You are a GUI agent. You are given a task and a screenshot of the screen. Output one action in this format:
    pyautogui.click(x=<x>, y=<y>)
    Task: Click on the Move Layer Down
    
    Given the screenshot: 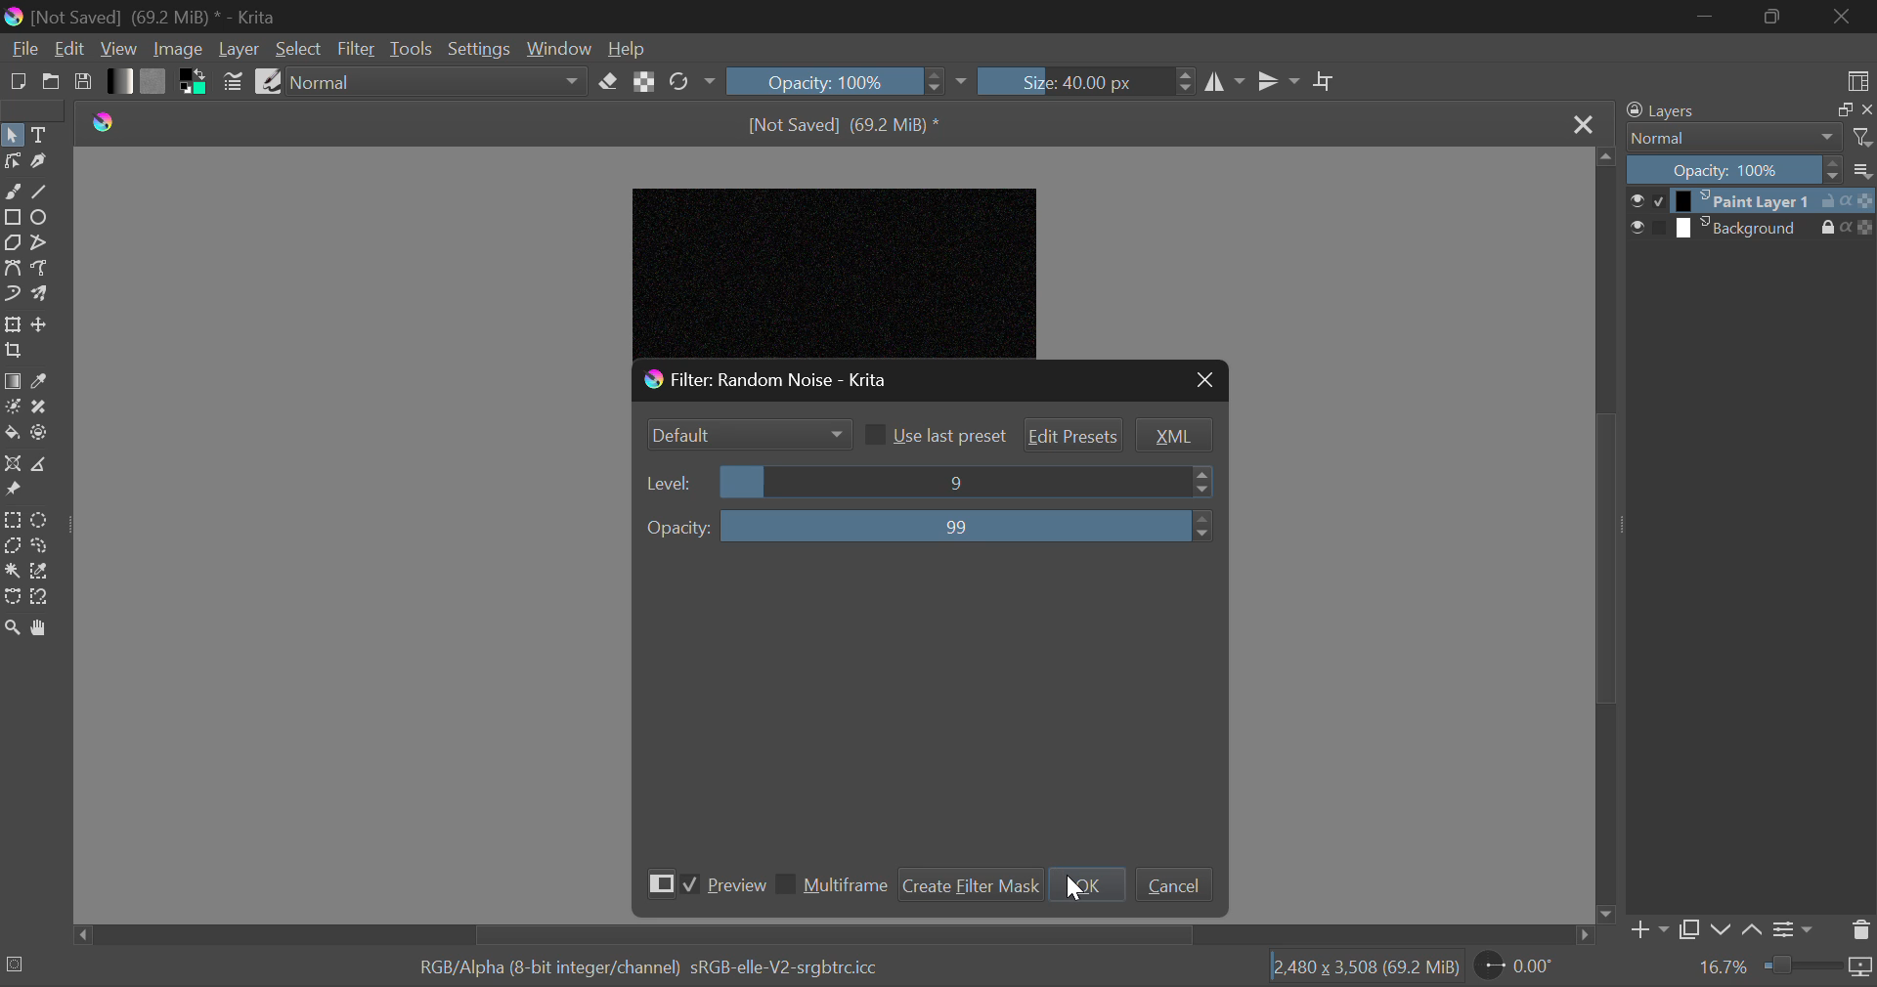 What is the action you would take?
    pyautogui.click(x=1723, y=927)
    